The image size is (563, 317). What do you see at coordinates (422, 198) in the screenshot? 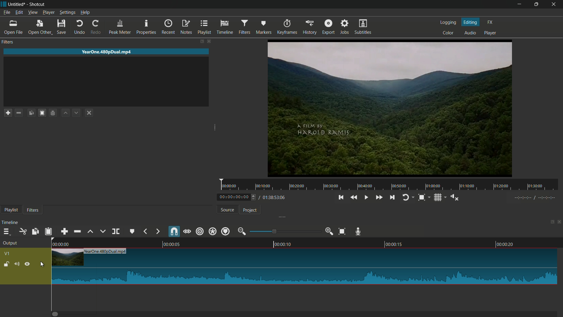
I see `toggle snap` at bounding box center [422, 198].